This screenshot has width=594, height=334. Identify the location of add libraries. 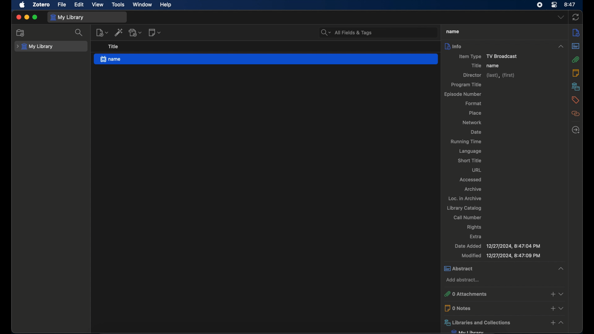
(553, 323).